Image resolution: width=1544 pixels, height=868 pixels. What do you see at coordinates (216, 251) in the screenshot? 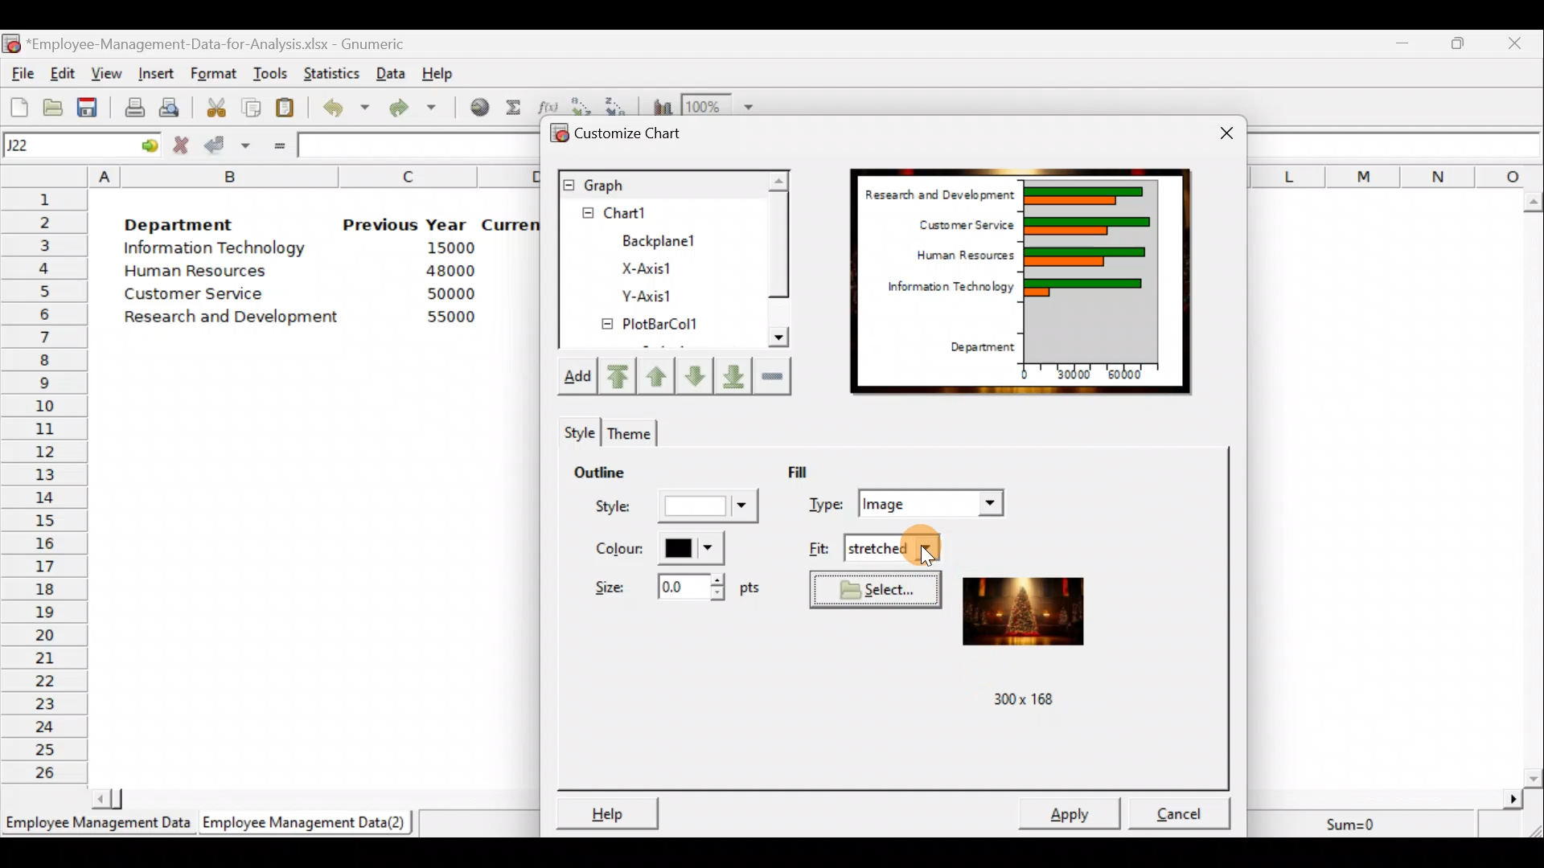
I see `Information Technology` at bounding box center [216, 251].